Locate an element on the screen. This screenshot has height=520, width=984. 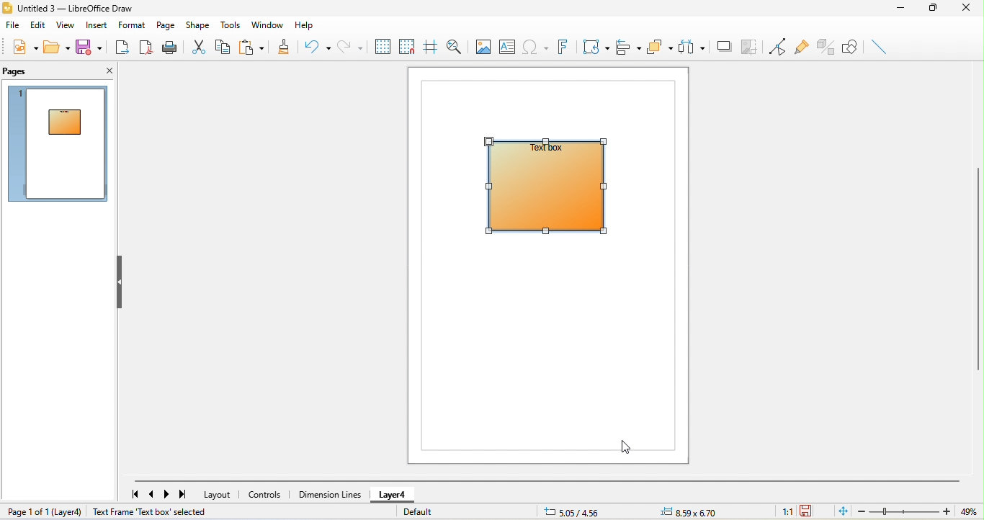
fit to the current page is located at coordinates (844, 512).